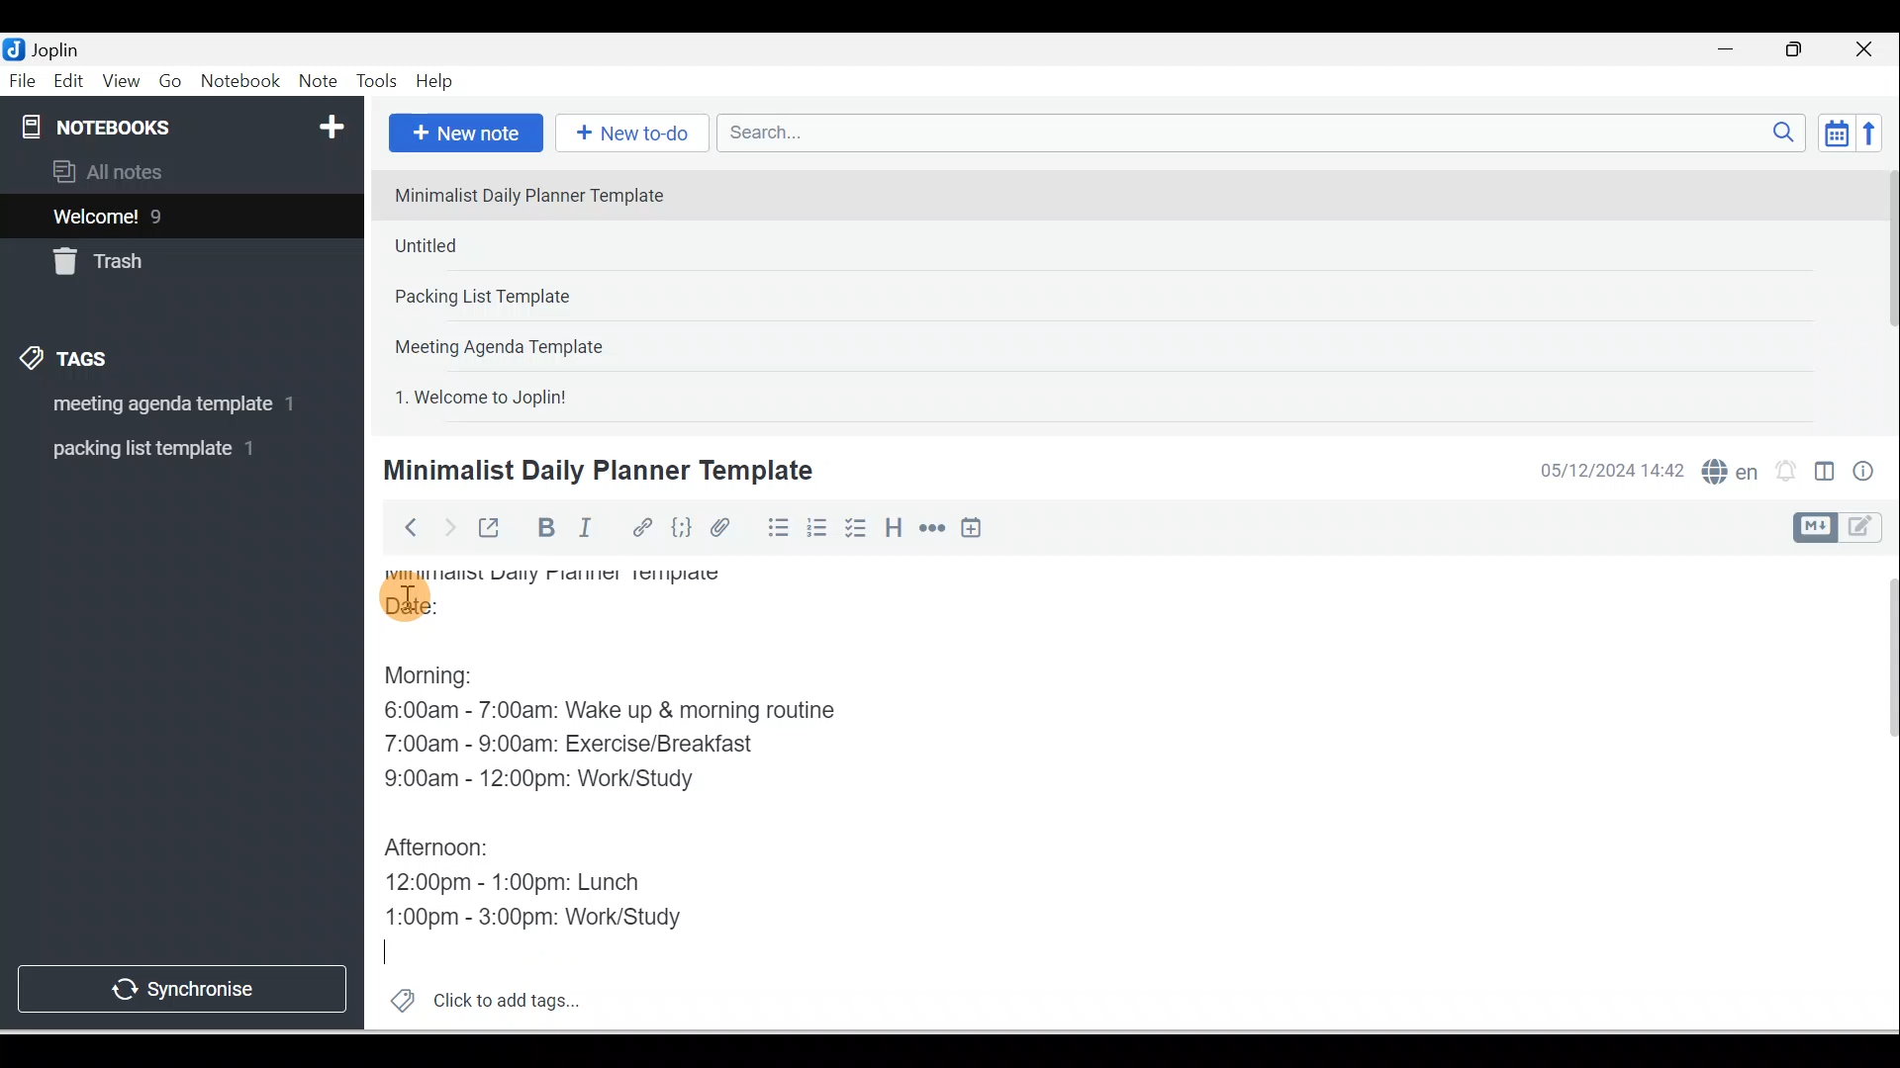 The width and height of the screenshot is (1900, 1068). Describe the element at coordinates (774, 527) in the screenshot. I see `Bulleted list` at that location.